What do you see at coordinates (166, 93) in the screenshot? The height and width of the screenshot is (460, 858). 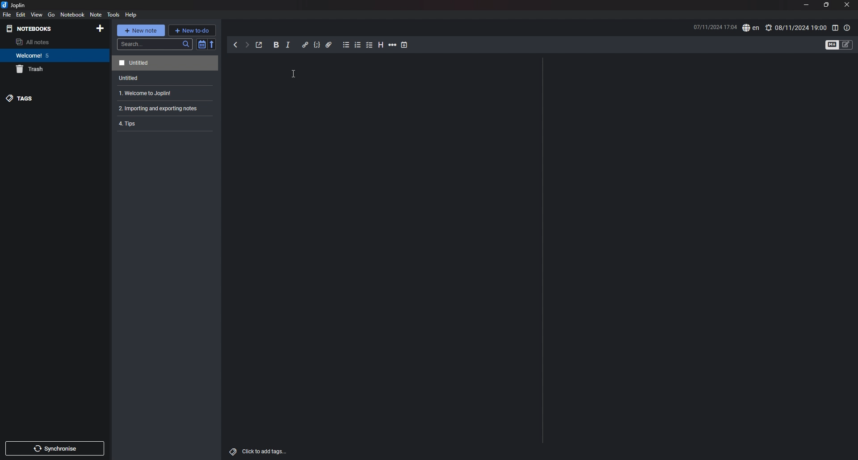 I see `note` at bounding box center [166, 93].